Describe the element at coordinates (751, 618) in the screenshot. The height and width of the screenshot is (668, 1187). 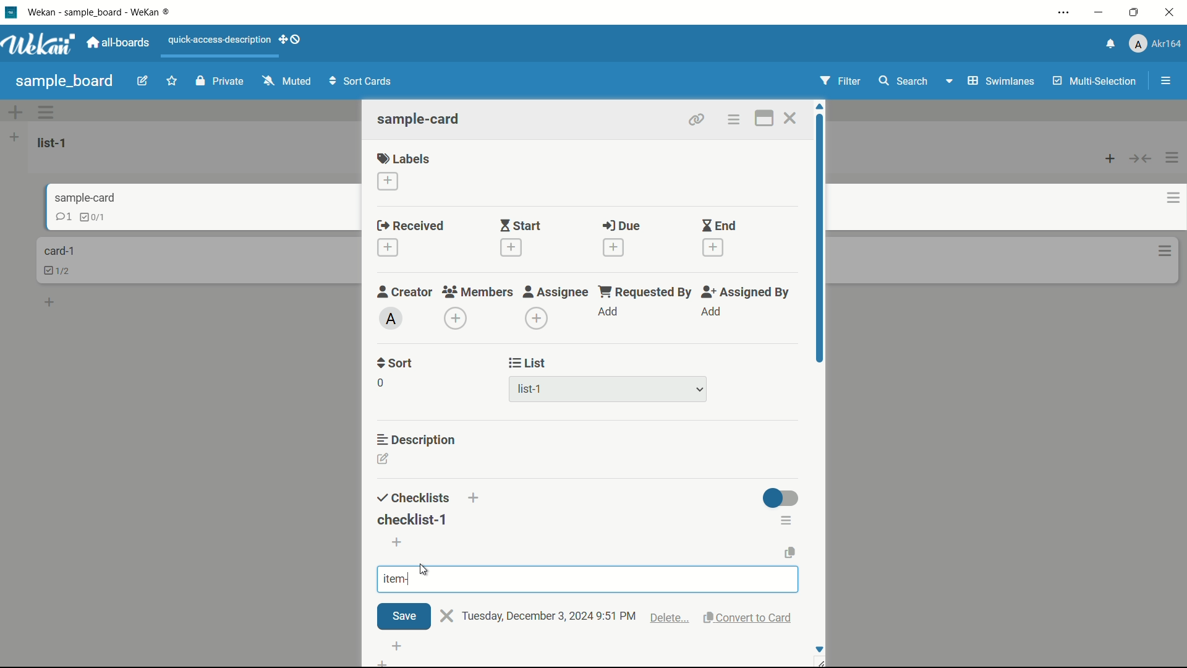
I see `convert to card` at that location.